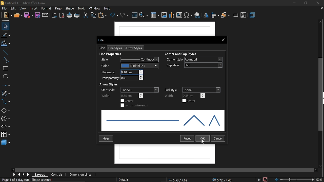  I want to click on position, so click(223, 180).